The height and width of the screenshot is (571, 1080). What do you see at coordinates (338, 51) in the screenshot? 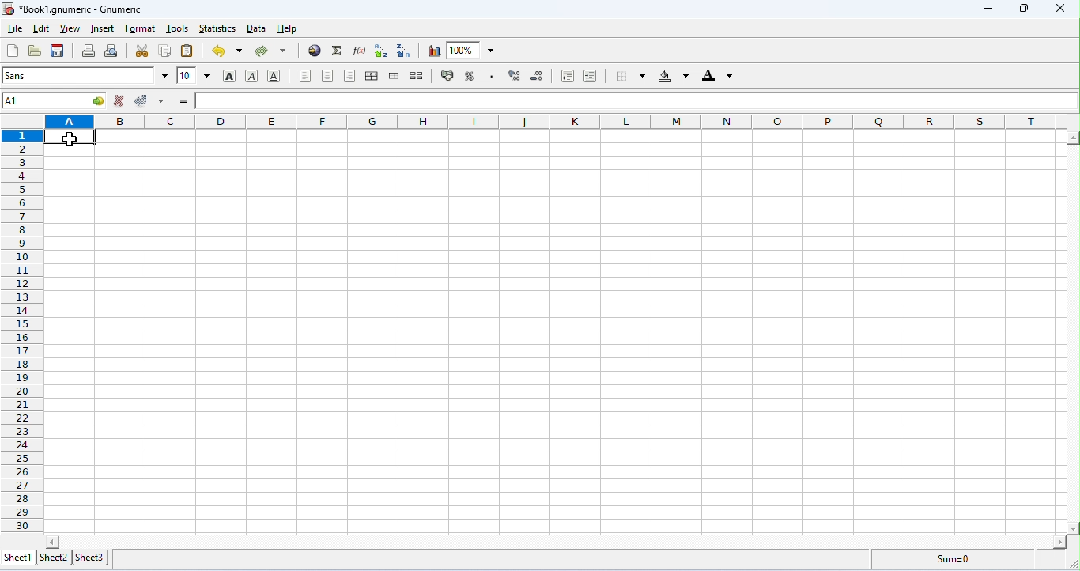
I see `sum ` at bounding box center [338, 51].